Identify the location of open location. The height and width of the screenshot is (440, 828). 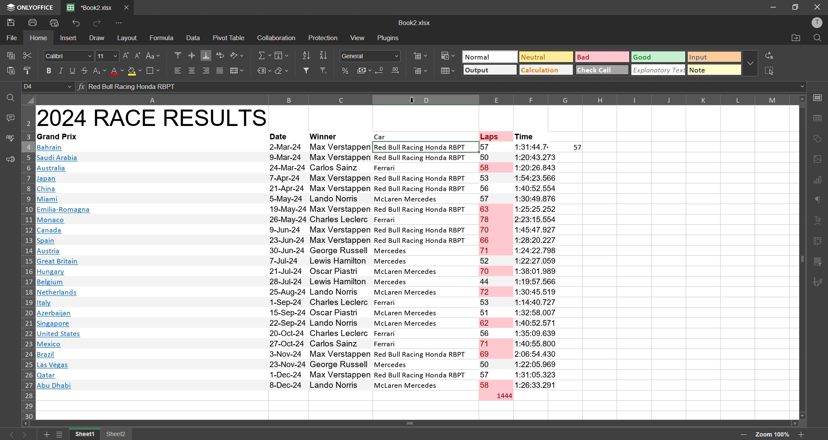
(794, 40).